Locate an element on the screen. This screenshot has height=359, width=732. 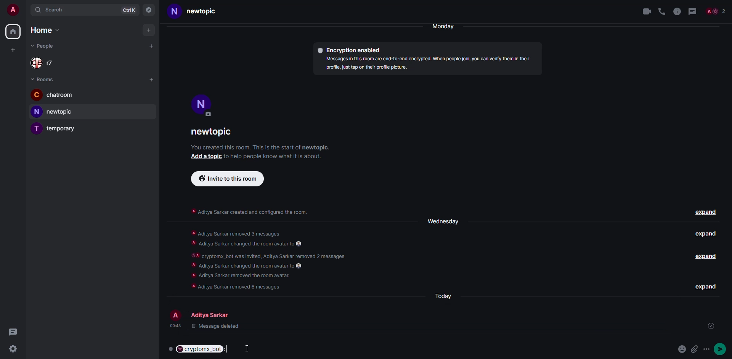
add is located at coordinates (12, 51).